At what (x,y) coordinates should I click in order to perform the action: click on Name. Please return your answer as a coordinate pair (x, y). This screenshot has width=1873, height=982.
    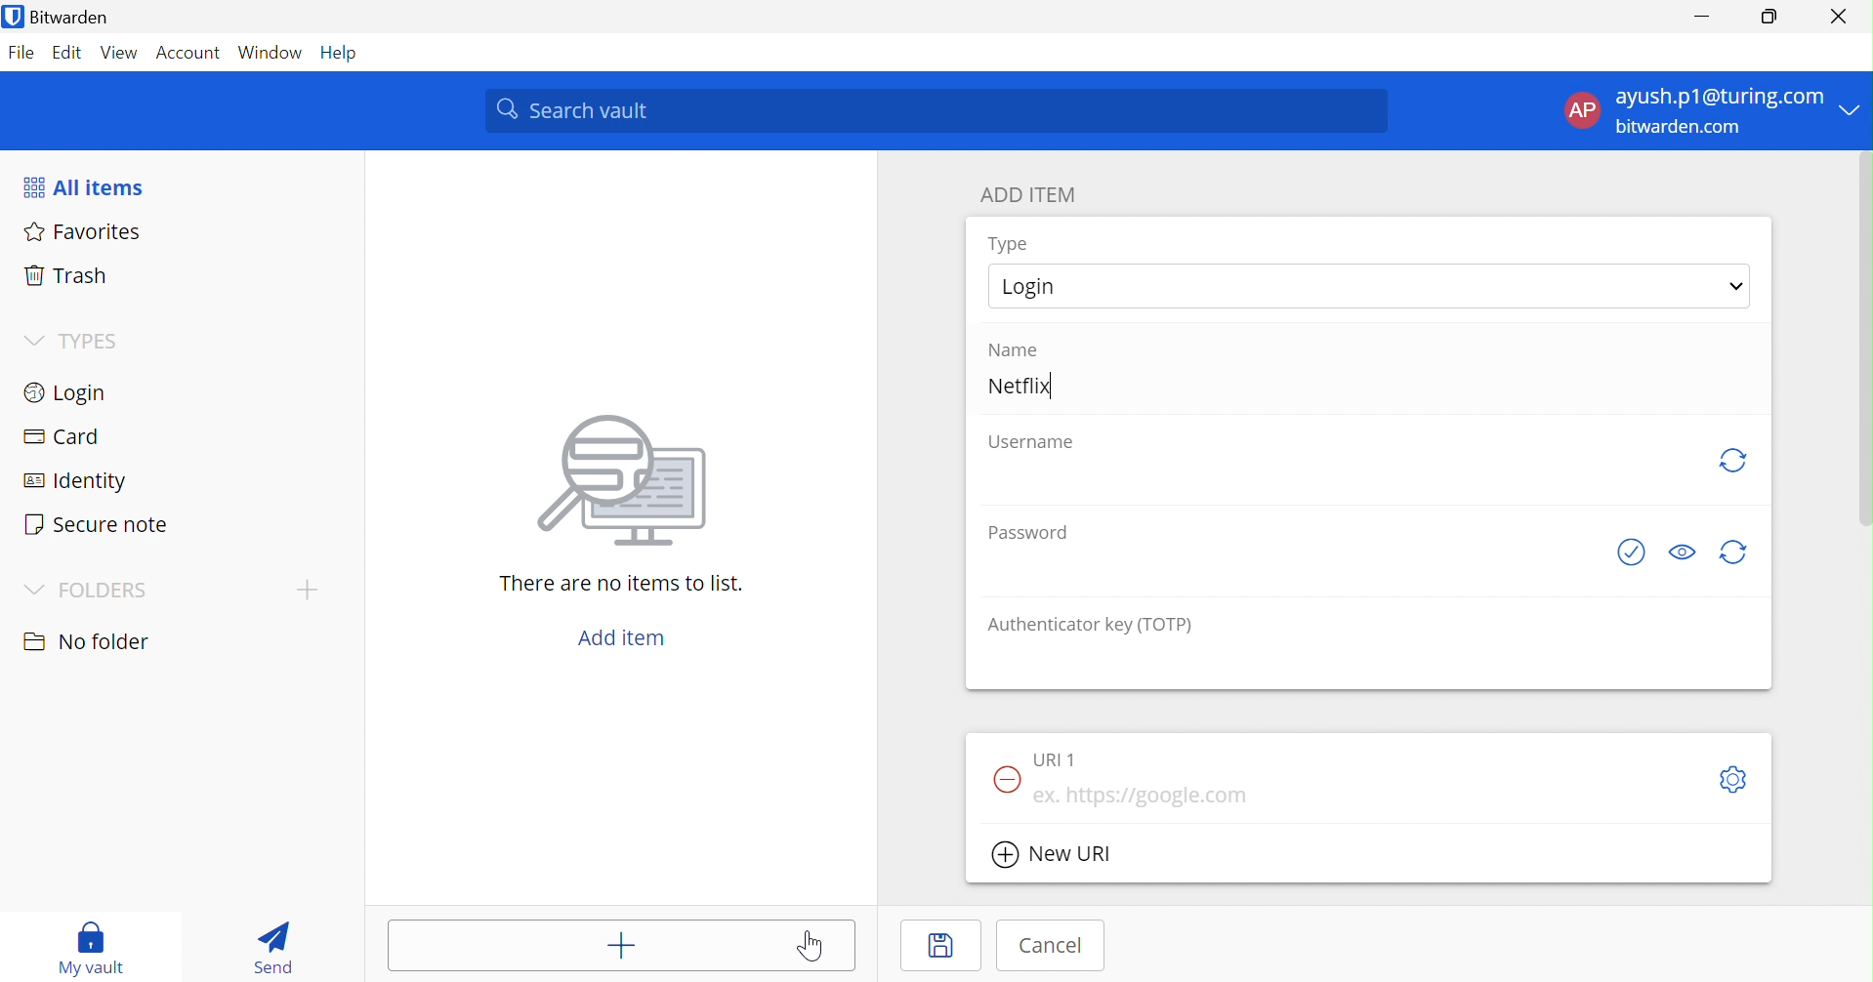
    Looking at the image, I should click on (1014, 349).